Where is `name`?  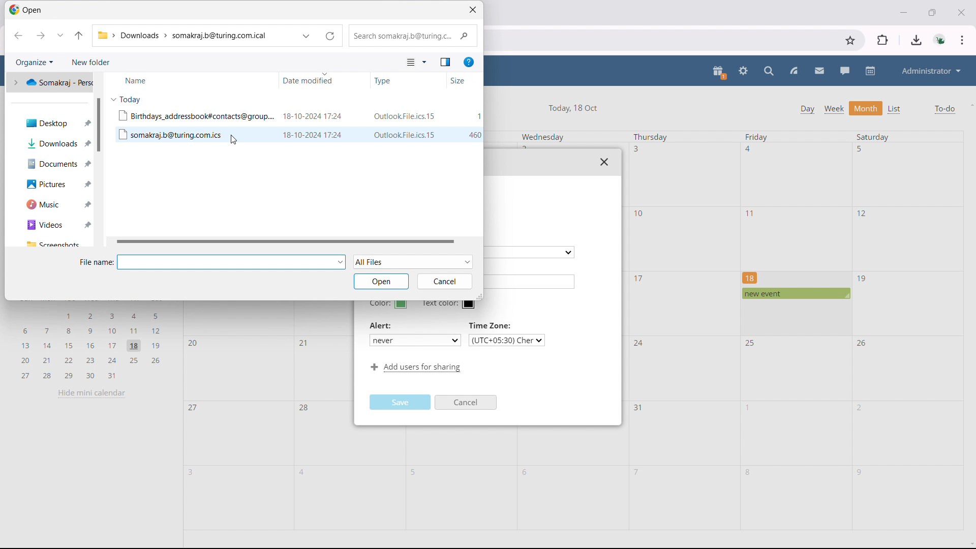
name is located at coordinates (190, 80).